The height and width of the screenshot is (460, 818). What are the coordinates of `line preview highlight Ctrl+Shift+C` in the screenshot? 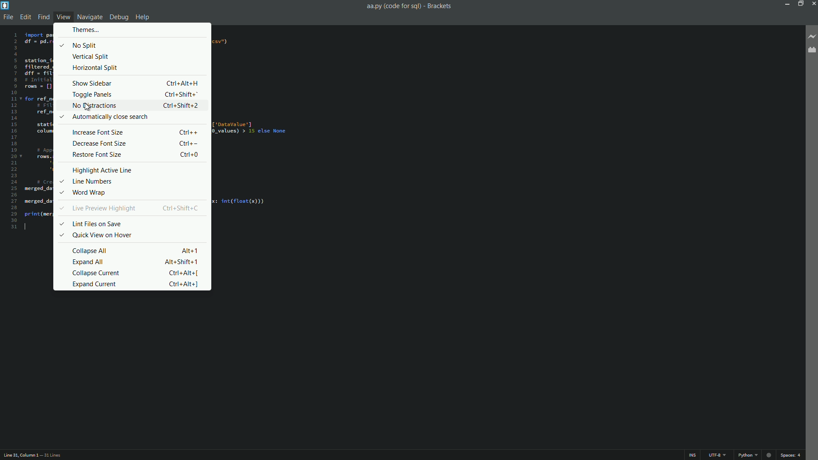 It's located at (136, 208).